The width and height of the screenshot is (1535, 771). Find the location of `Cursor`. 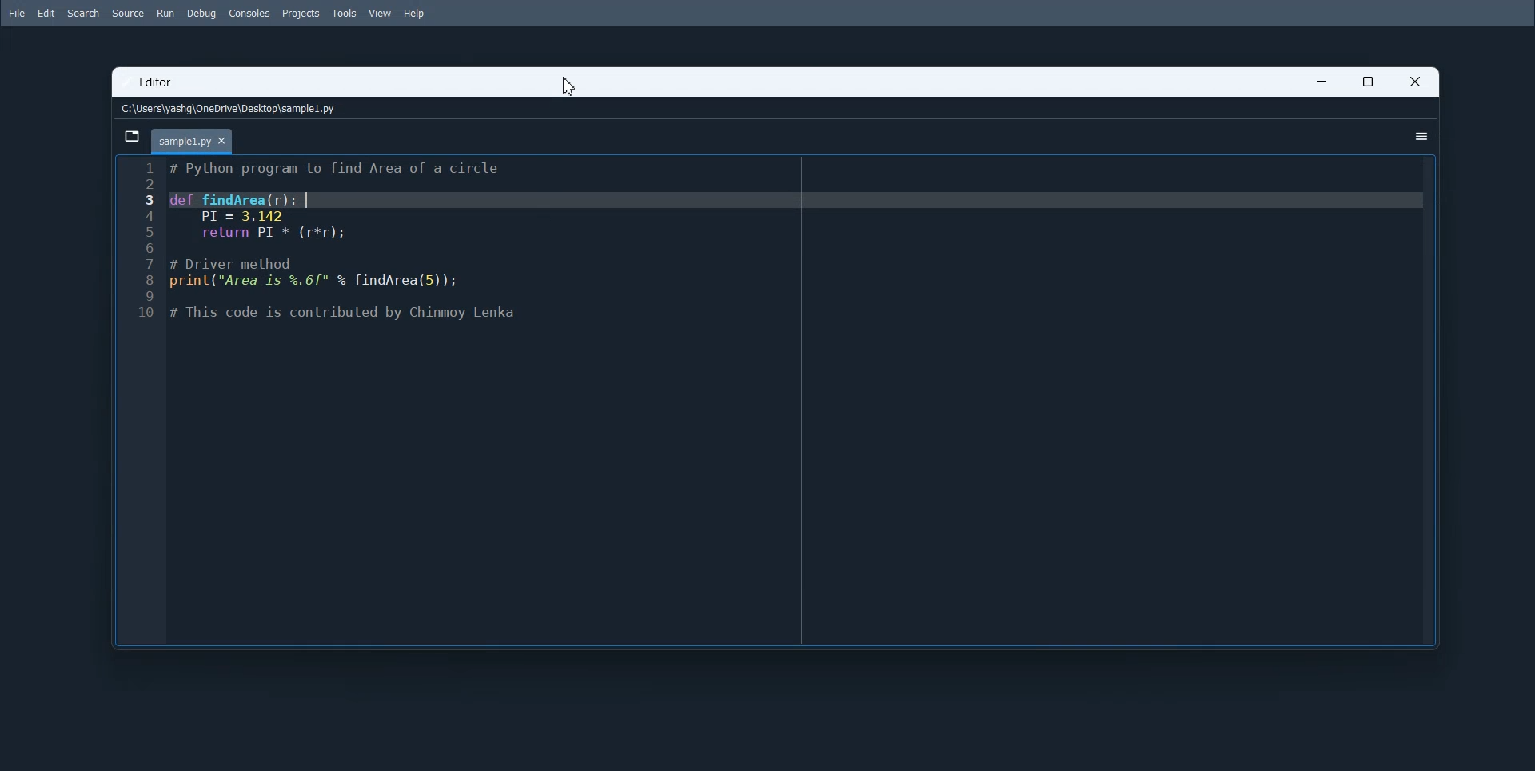

Cursor is located at coordinates (571, 86).